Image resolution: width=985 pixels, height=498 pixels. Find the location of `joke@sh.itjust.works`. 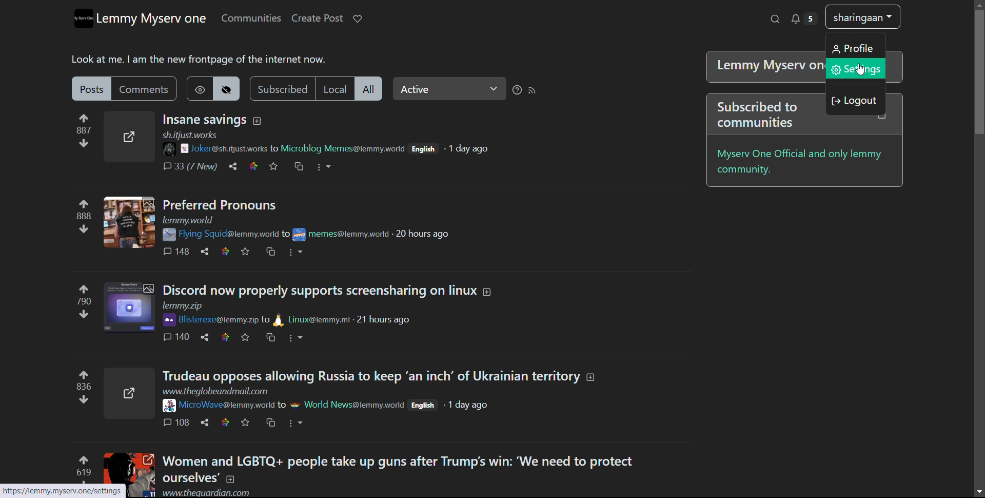

joke@sh.itjust.works is located at coordinates (214, 149).